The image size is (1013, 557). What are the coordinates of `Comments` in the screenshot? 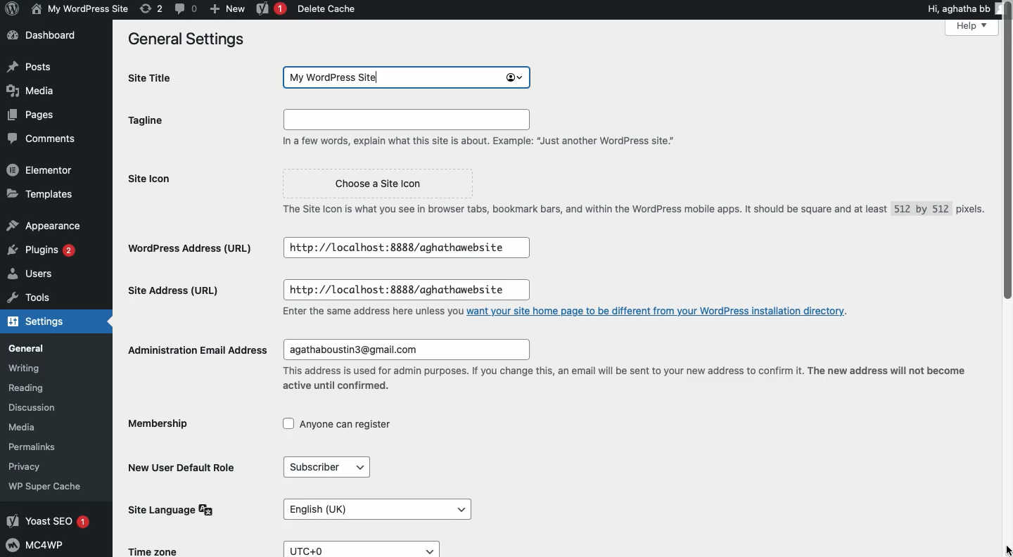 It's located at (39, 140).